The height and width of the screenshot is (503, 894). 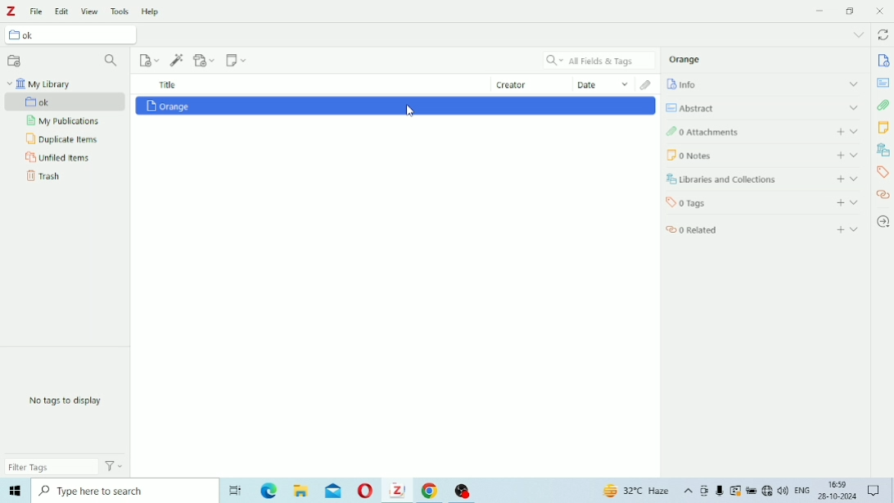 What do you see at coordinates (689, 492) in the screenshot?
I see `Show hidden icons` at bounding box center [689, 492].